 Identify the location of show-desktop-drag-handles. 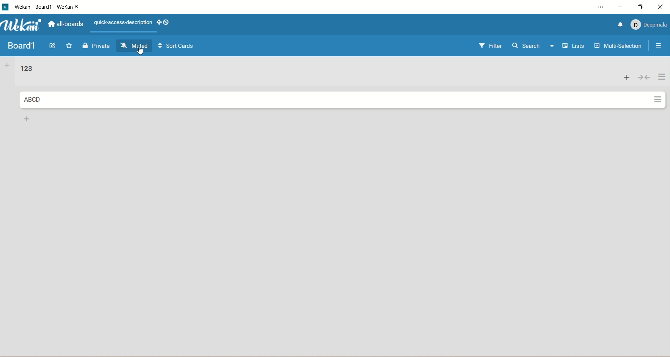
(163, 23).